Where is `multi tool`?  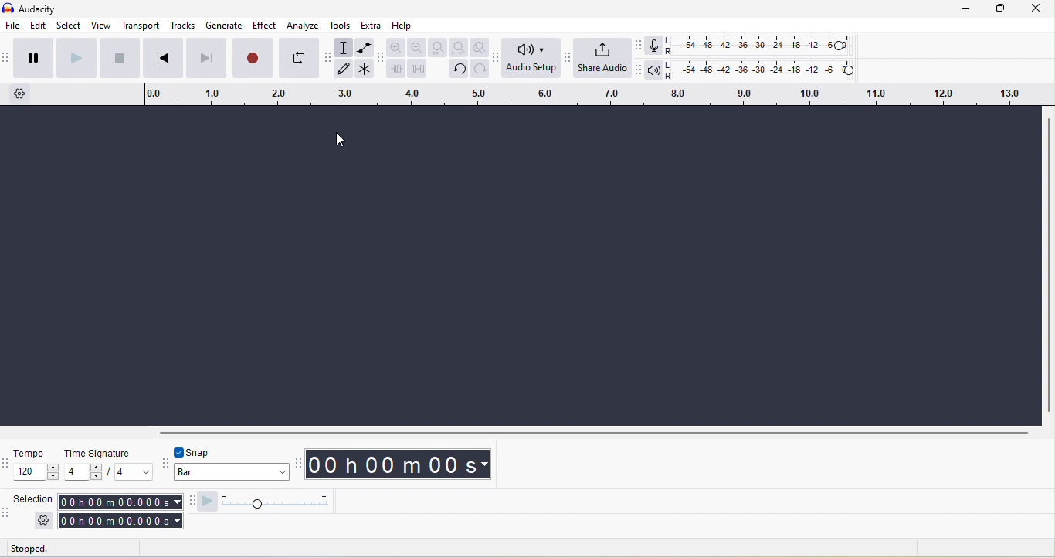
multi tool is located at coordinates (365, 68).